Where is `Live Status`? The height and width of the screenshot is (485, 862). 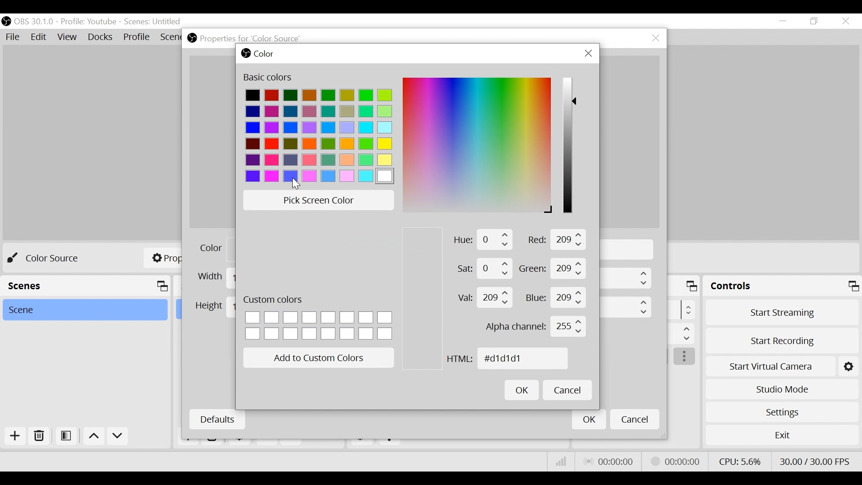 Live Status is located at coordinates (610, 460).